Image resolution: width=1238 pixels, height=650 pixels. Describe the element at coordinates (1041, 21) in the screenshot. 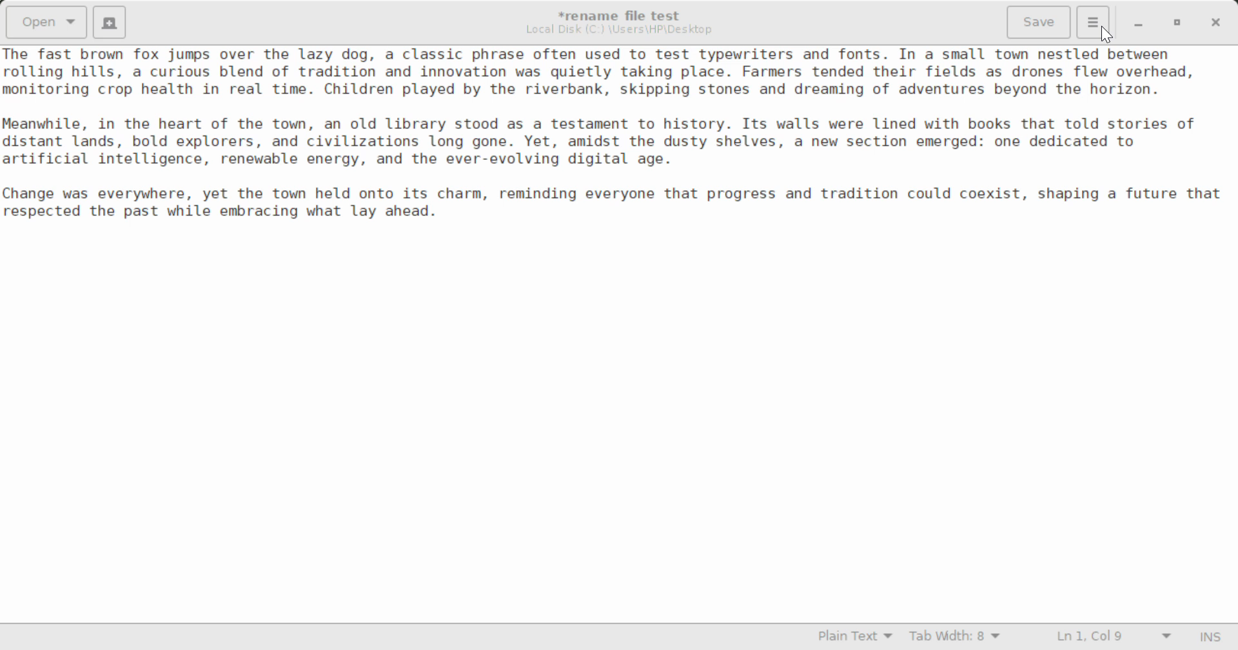

I see `Save File` at that location.